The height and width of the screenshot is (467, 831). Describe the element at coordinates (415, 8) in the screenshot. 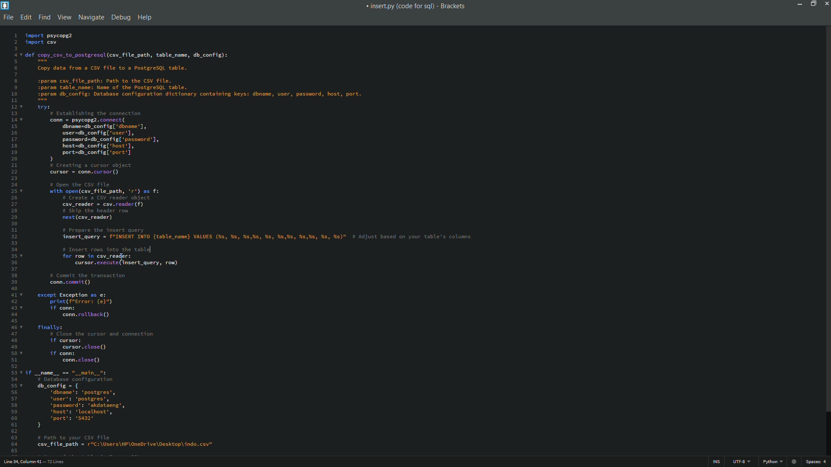

I see `« insert.py (code for sql) - Brackets` at that location.